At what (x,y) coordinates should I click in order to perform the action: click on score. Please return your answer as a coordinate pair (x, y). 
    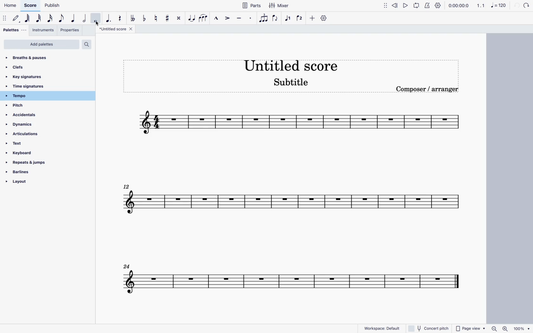
    Looking at the image, I should click on (293, 204).